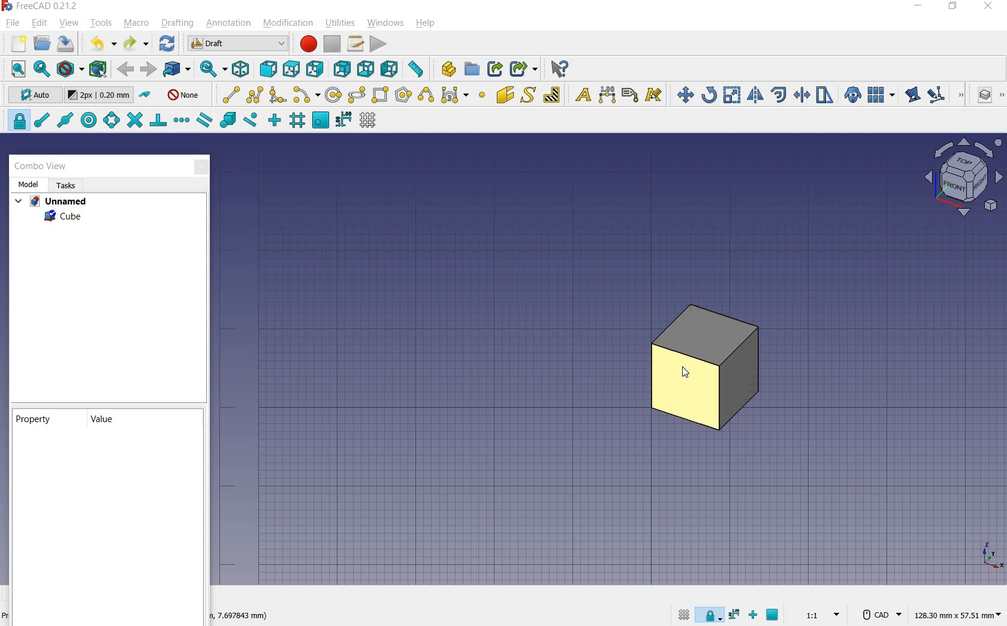 The width and height of the screenshot is (1007, 626). I want to click on sync view, so click(213, 70).